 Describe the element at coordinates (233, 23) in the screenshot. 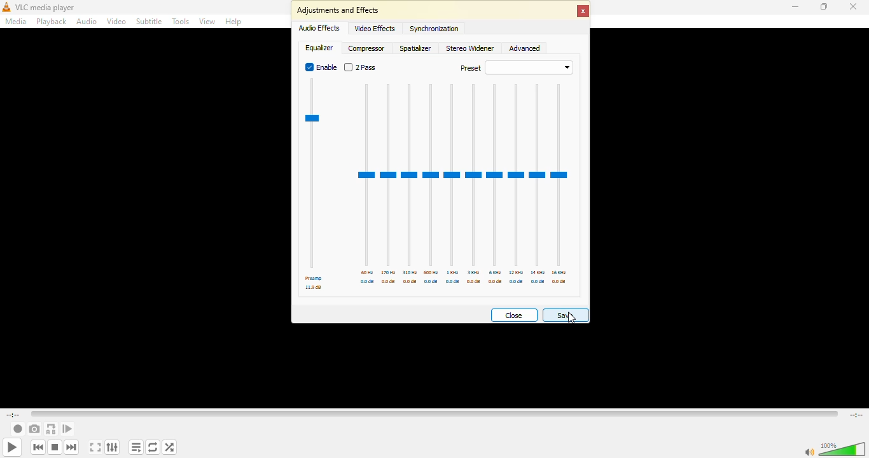

I see `help` at that location.